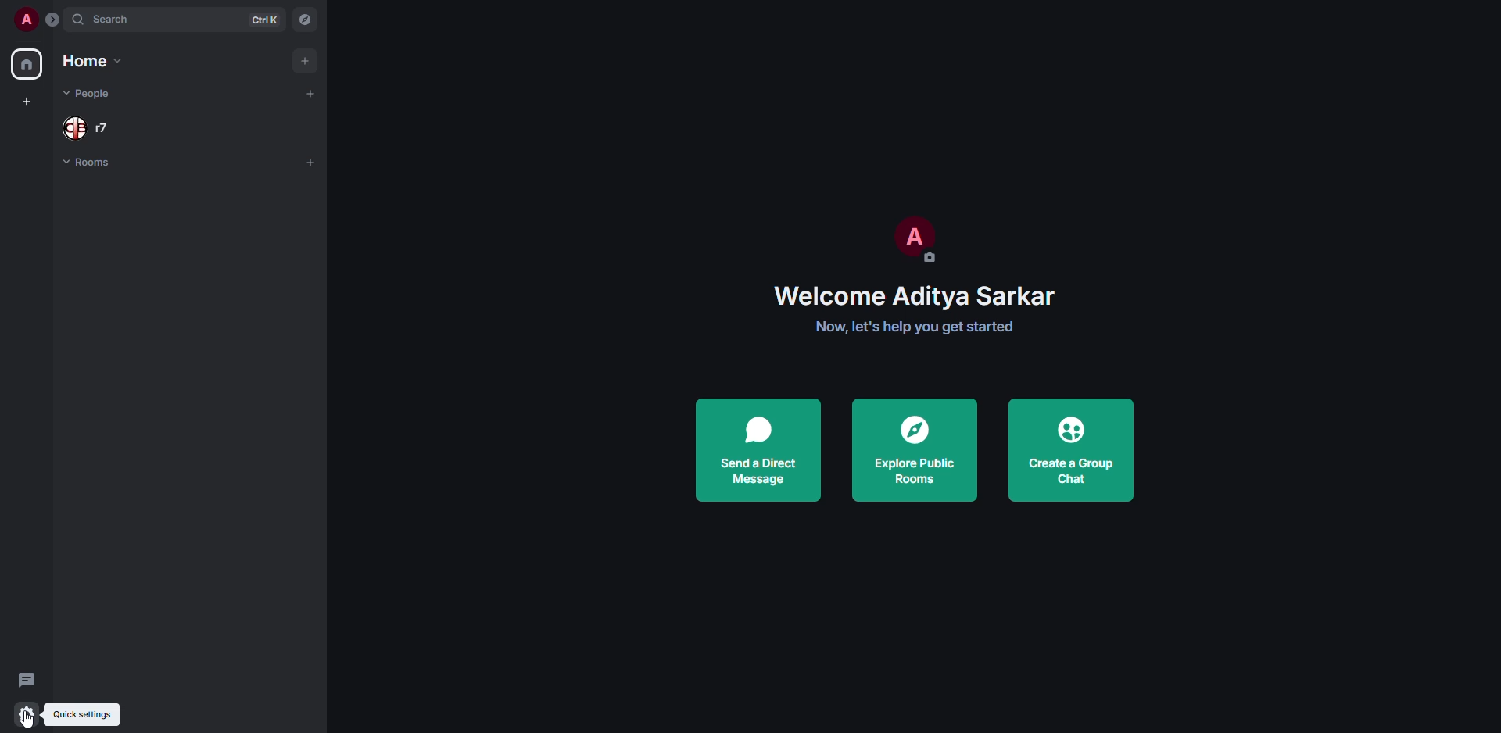 This screenshot has width=1501, height=733. I want to click on add, so click(311, 163).